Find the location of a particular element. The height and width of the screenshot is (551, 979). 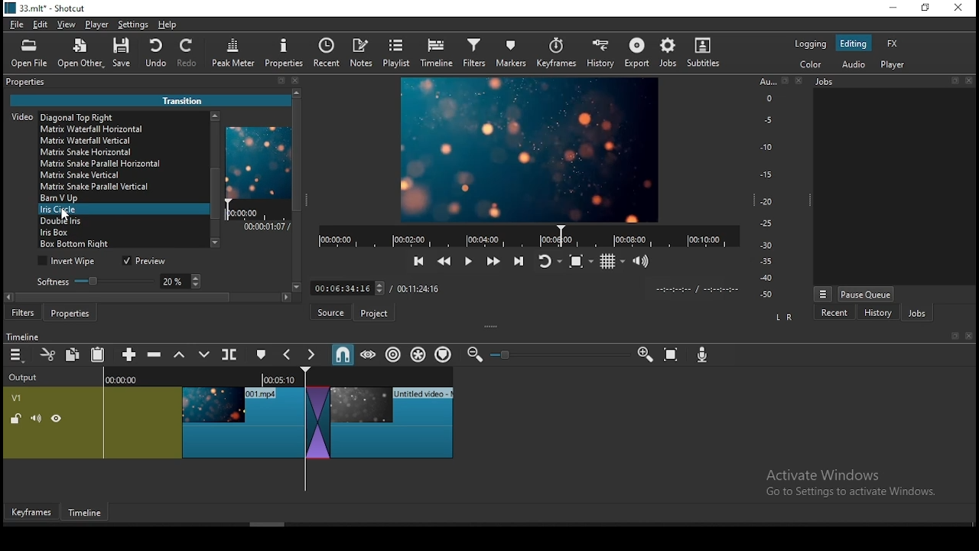

keyframes is located at coordinates (556, 54).